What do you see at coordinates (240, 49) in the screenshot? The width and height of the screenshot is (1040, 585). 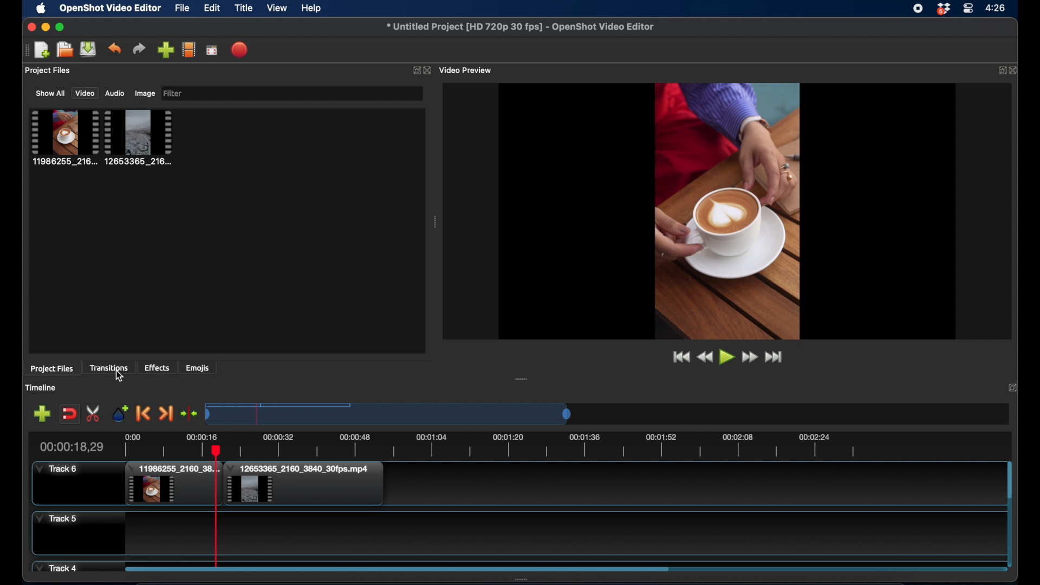 I see `export video` at bounding box center [240, 49].